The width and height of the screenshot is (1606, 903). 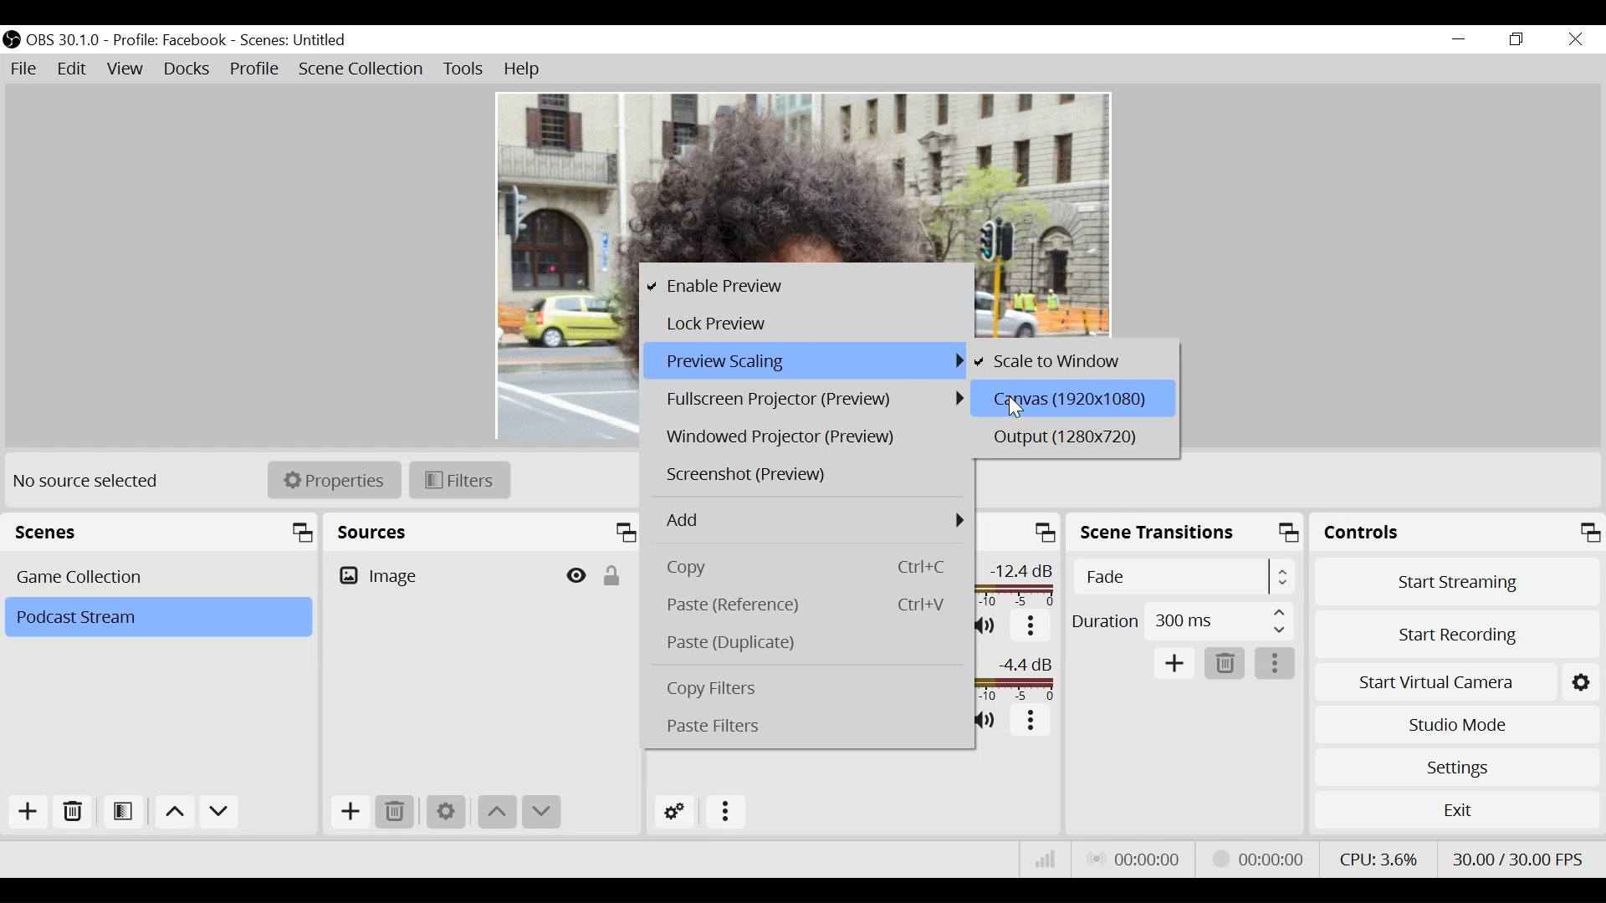 What do you see at coordinates (1073, 360) in the screenshot?
I see `Scale to Window` at bounding box center [1073, 360].